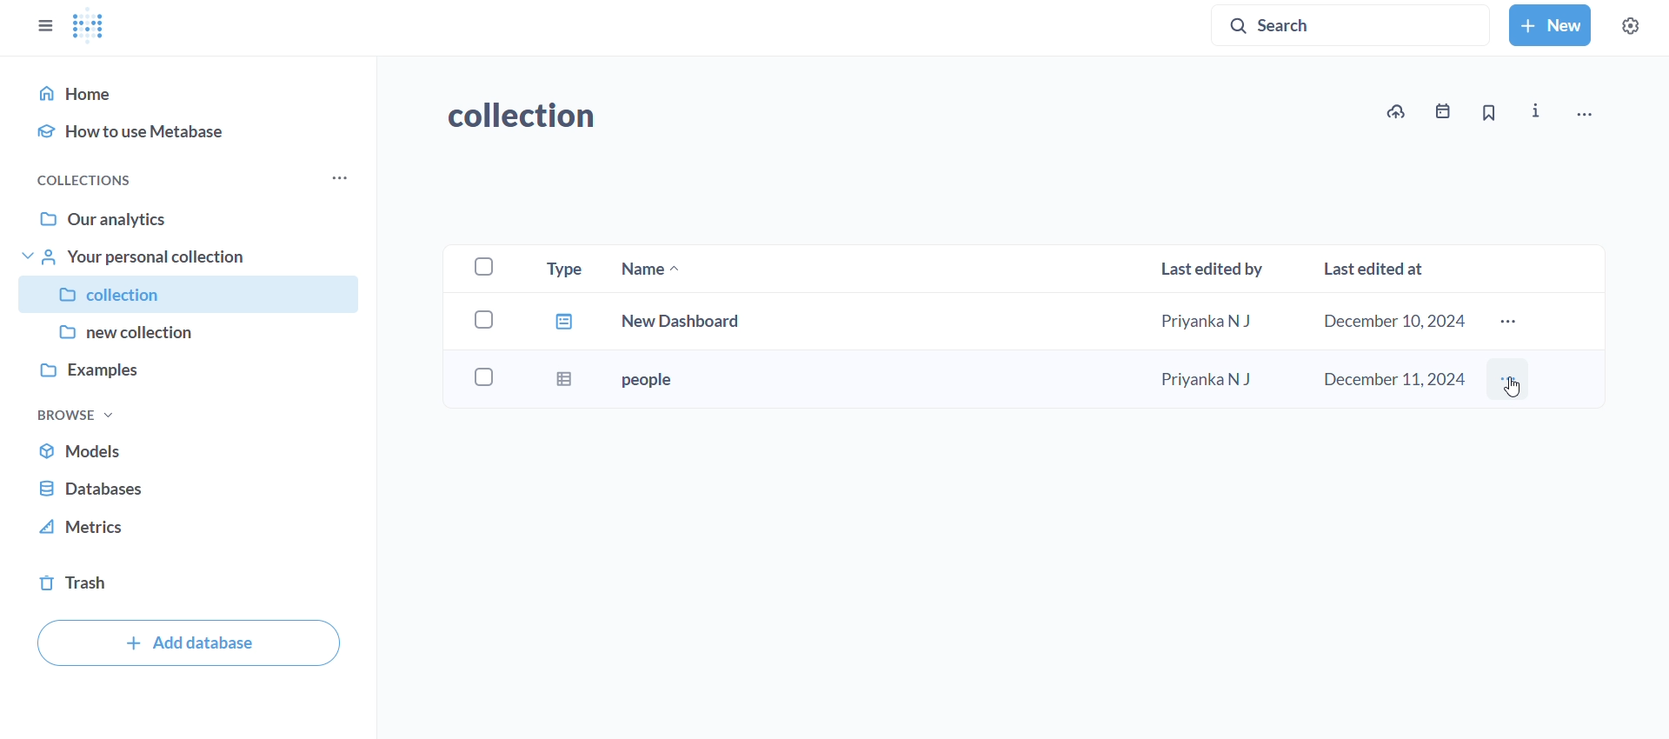 This screenshot has height=739, width=1669. What do you see at coordinates (194, 489) in the screenshot?
I see `database` at bounding box center [194, 489].